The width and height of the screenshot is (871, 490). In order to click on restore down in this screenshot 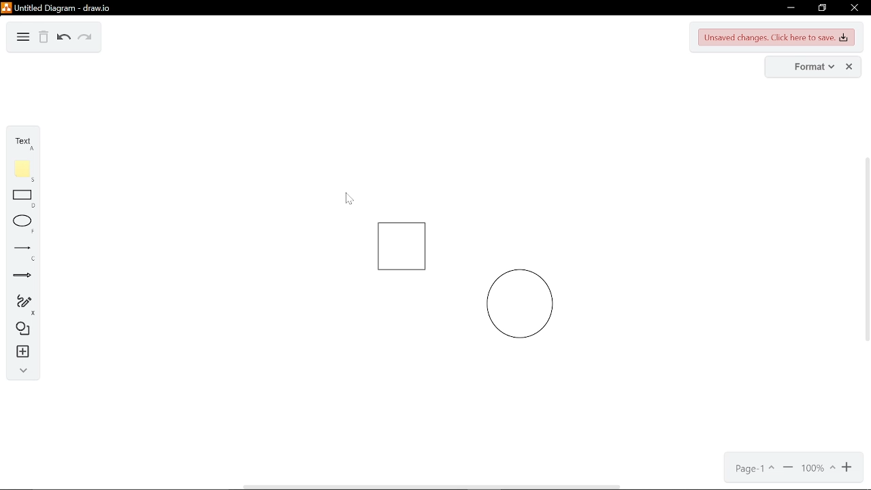, I will do `click(823, 8)`.